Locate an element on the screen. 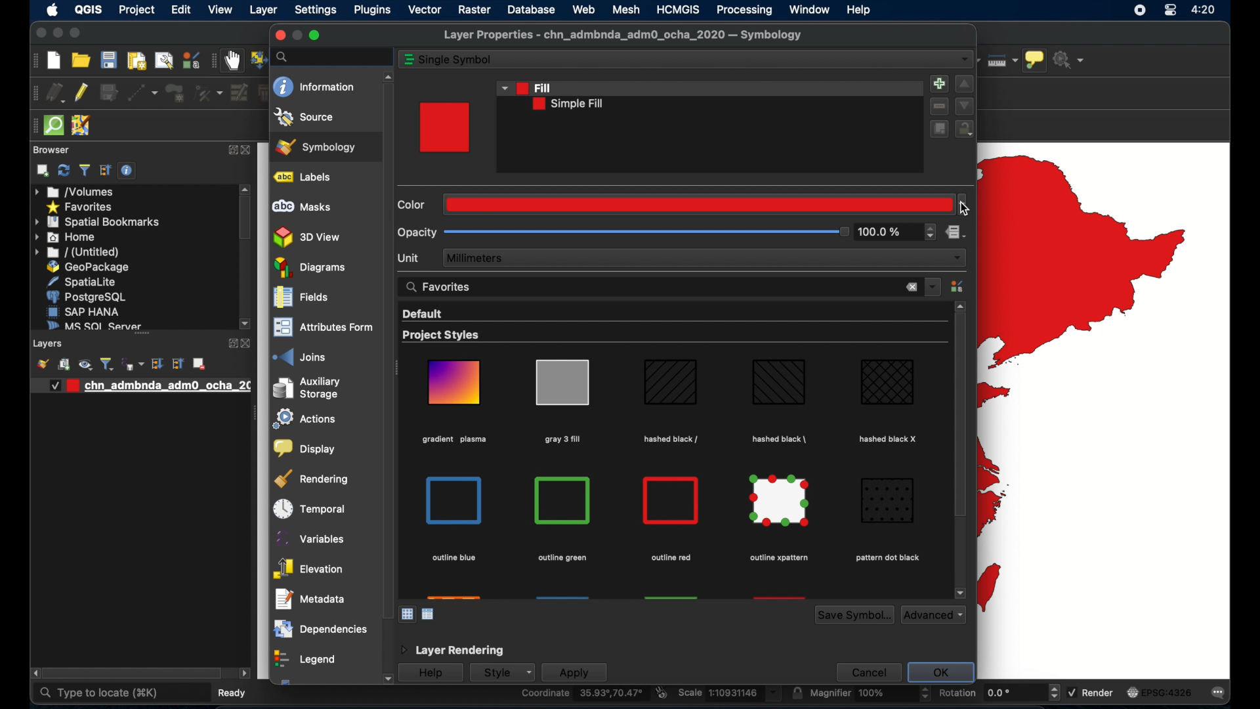  ok is located at coordinates (943, 672).